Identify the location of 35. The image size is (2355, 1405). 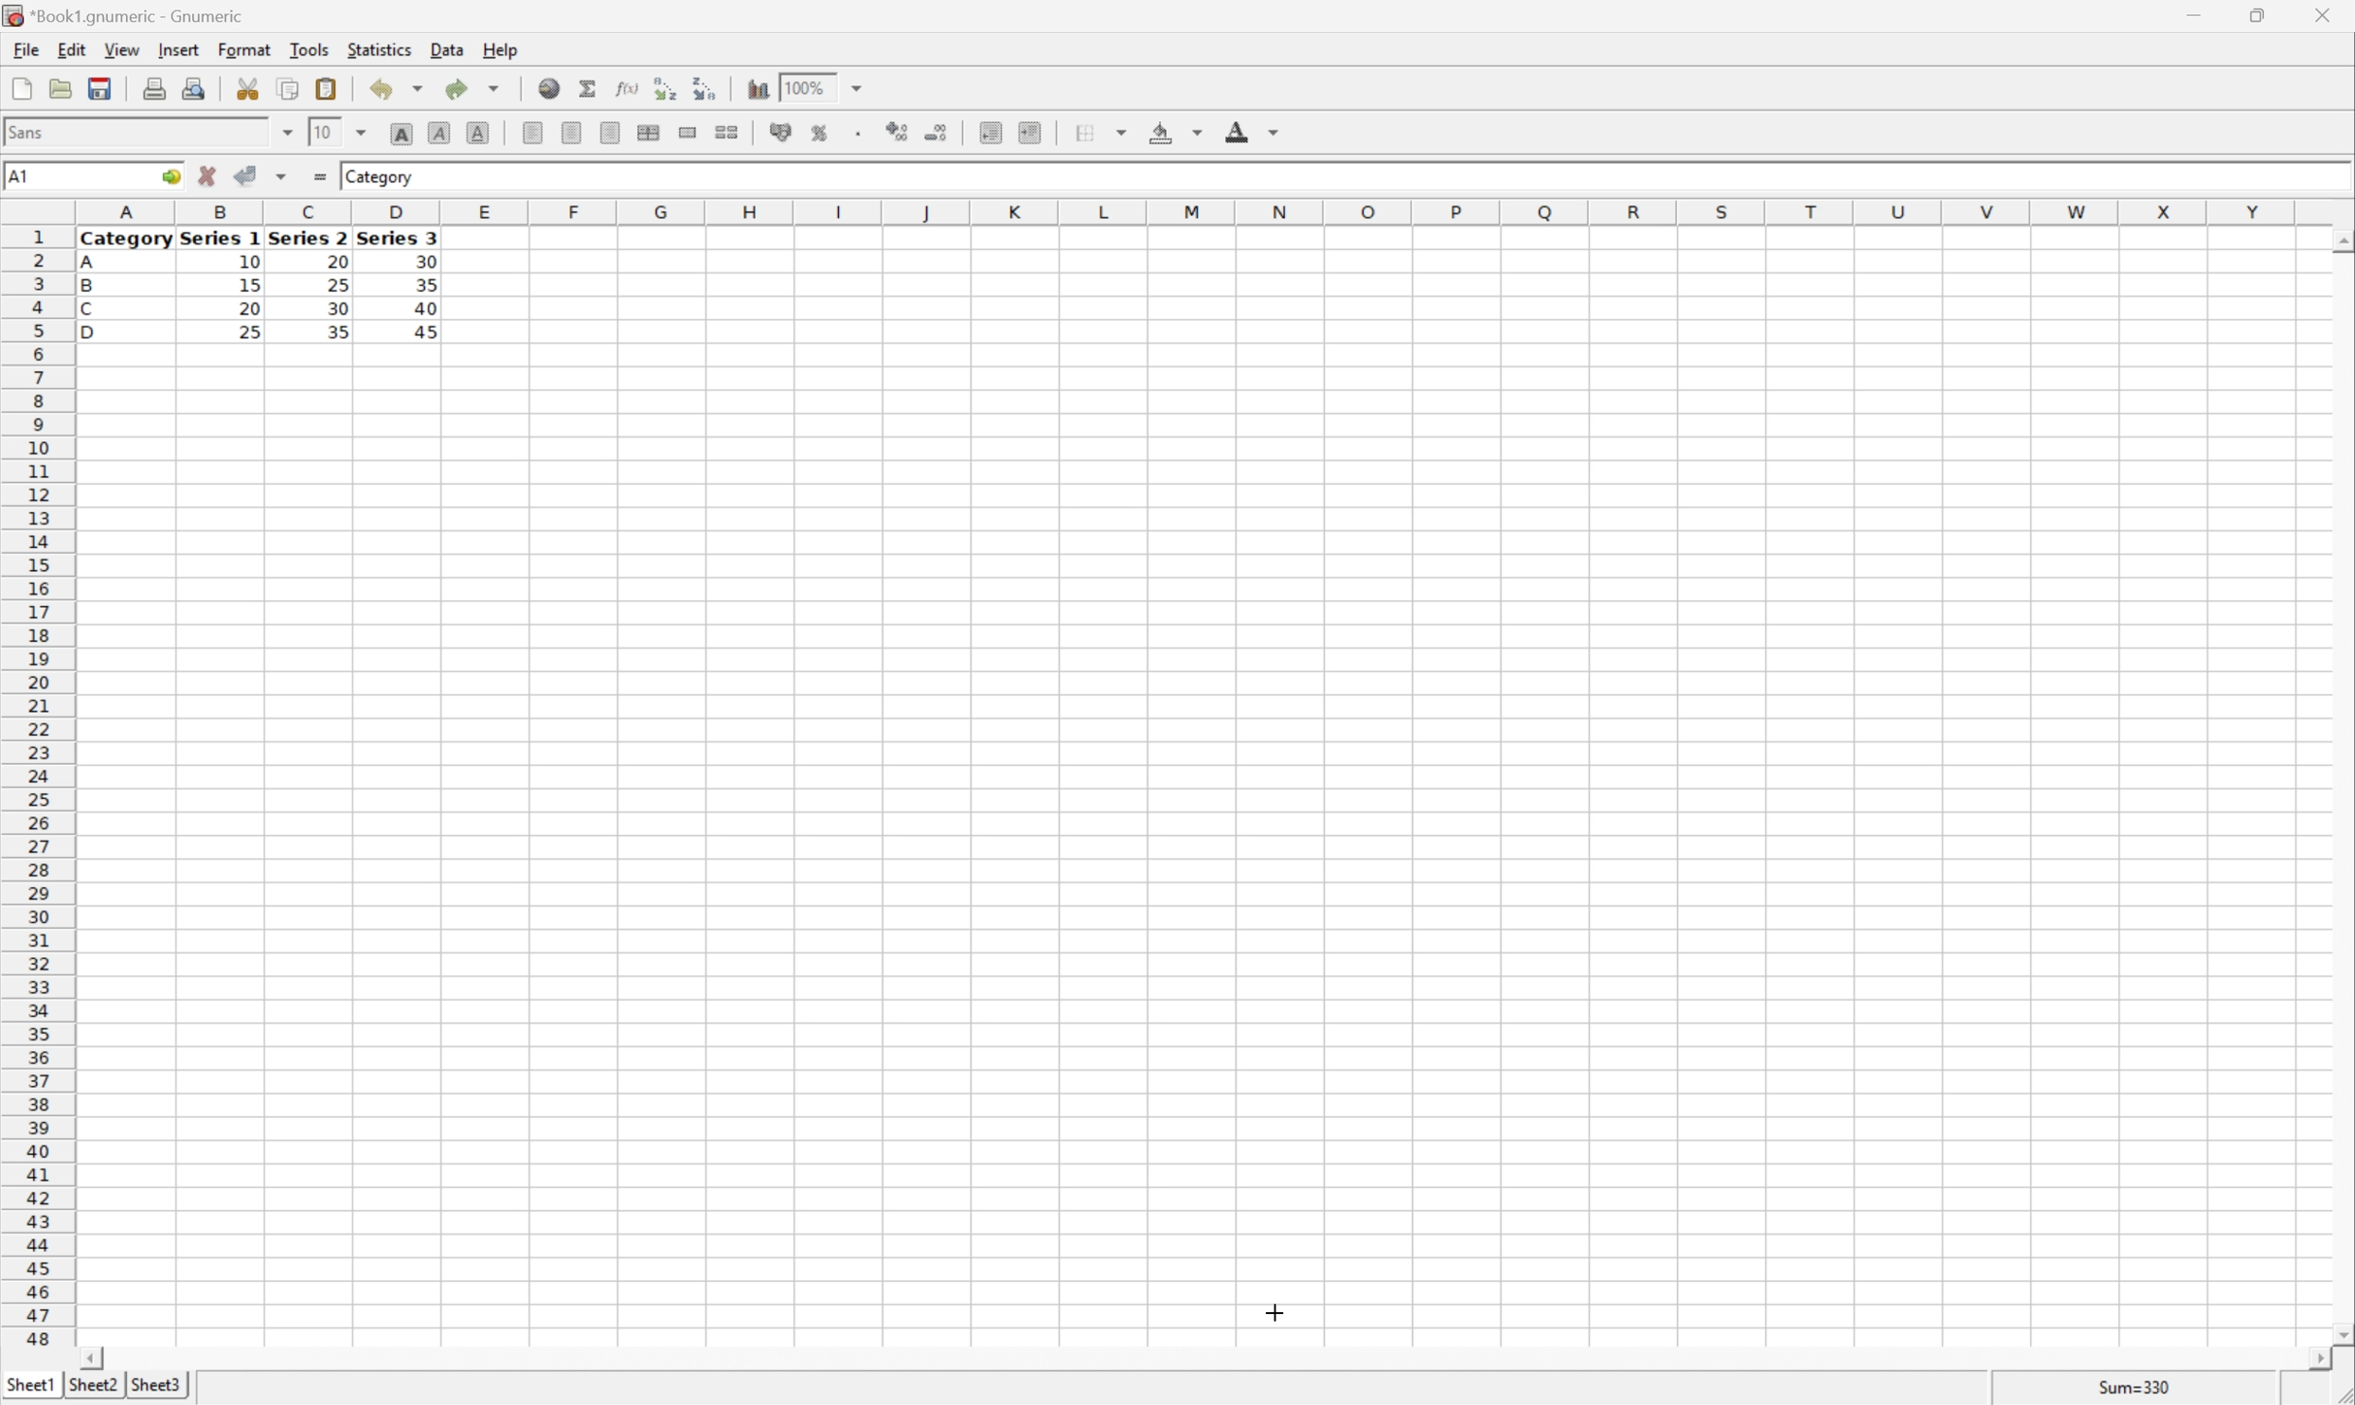
(427, 284).